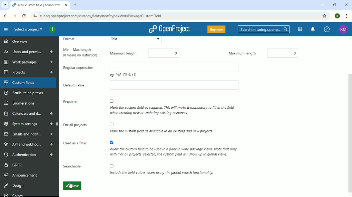 The width and height of the screenshot is (352, 197). What do you see at coordinates (282, 53) in the screenshot?
I see `-` at bounding box center [282, 53].